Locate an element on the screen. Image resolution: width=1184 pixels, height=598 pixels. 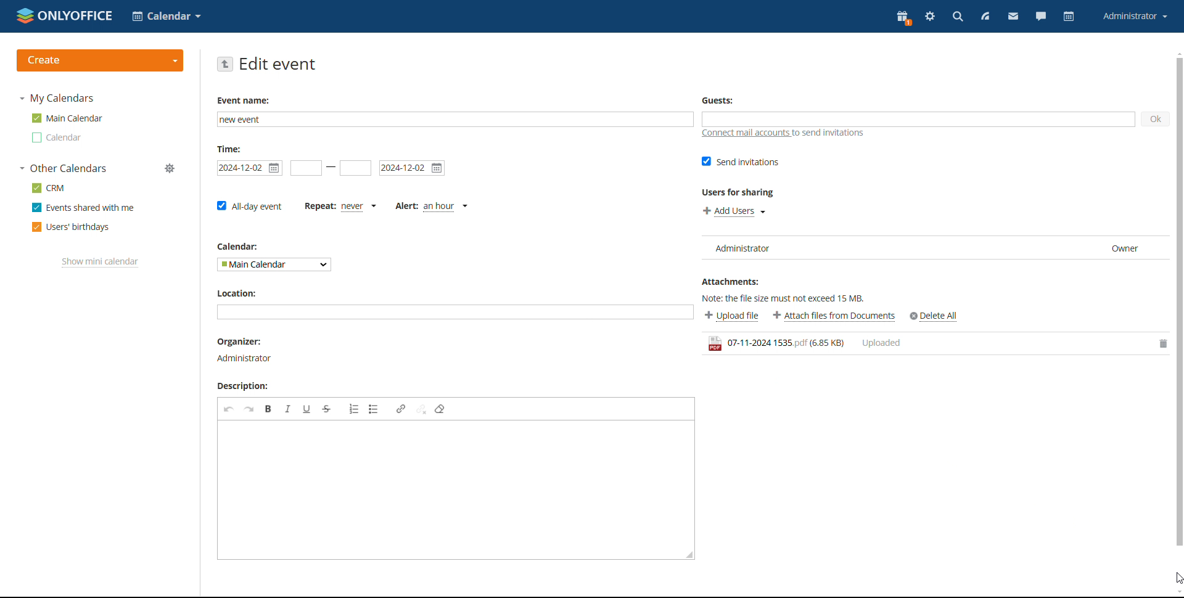
insert/remove bulleted list is located at coordinates (375, 409).